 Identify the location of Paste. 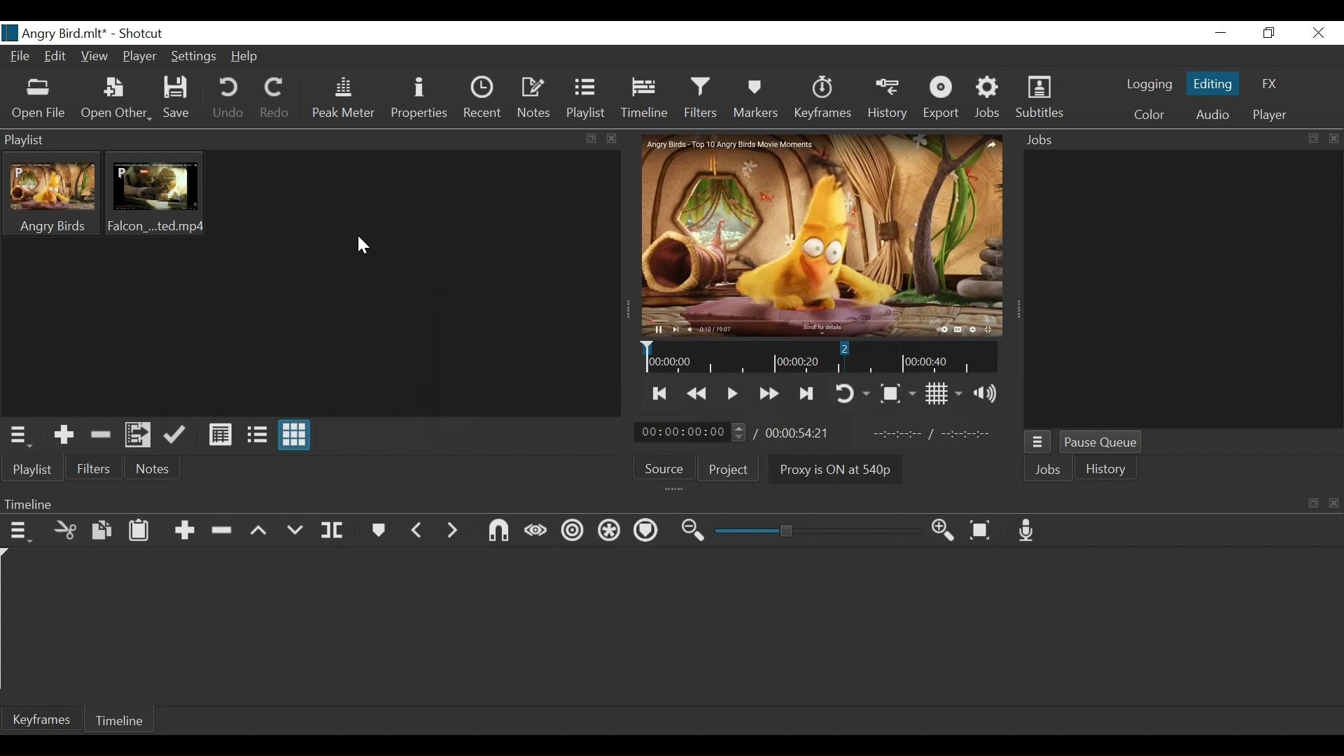
(141, 531).